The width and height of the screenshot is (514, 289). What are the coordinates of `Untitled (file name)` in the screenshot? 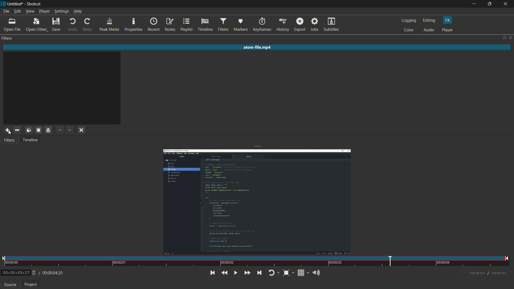 It's located at (16, 4).